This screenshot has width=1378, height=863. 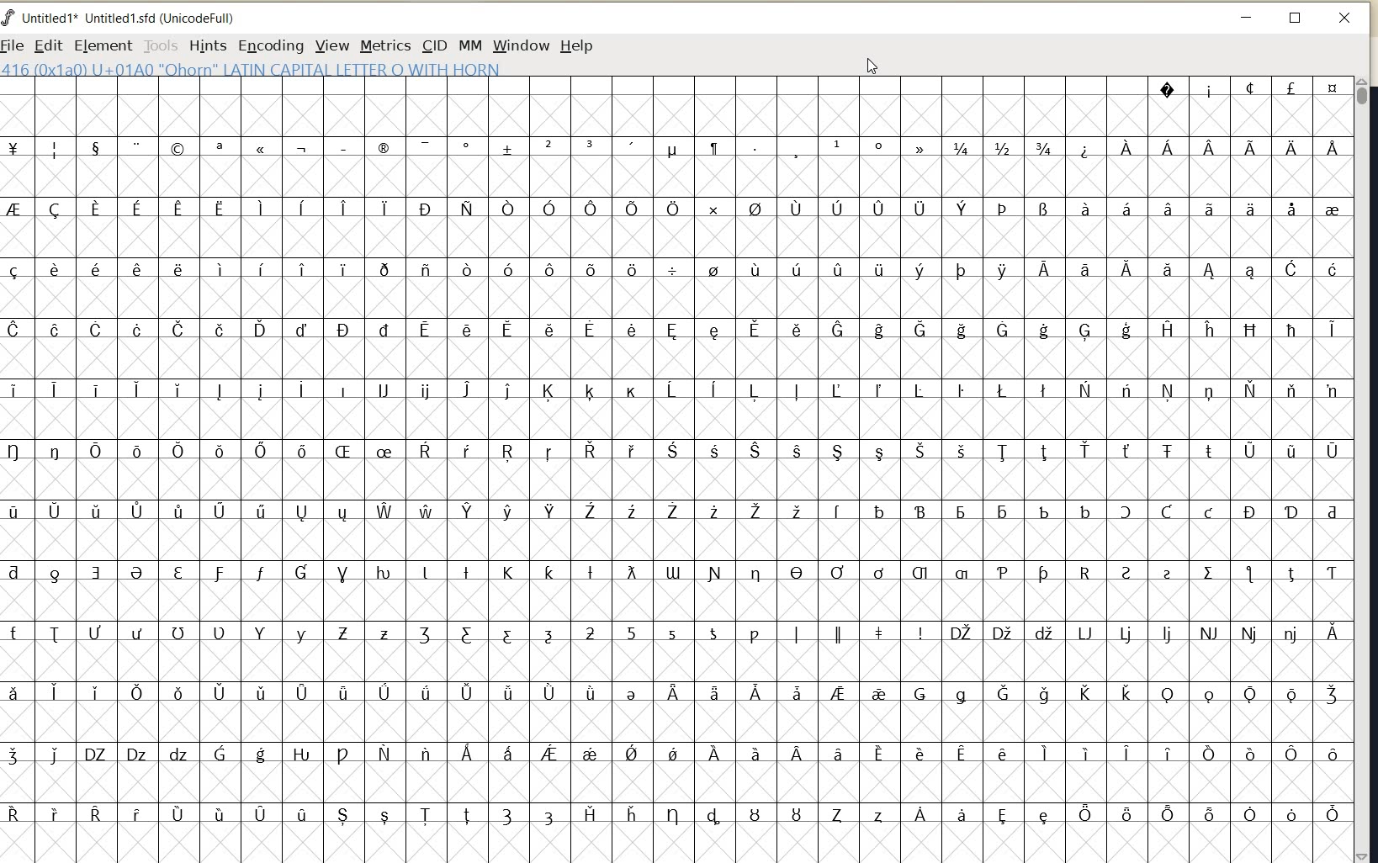 I want to click on TOOLS, so click(x=159, y=46).